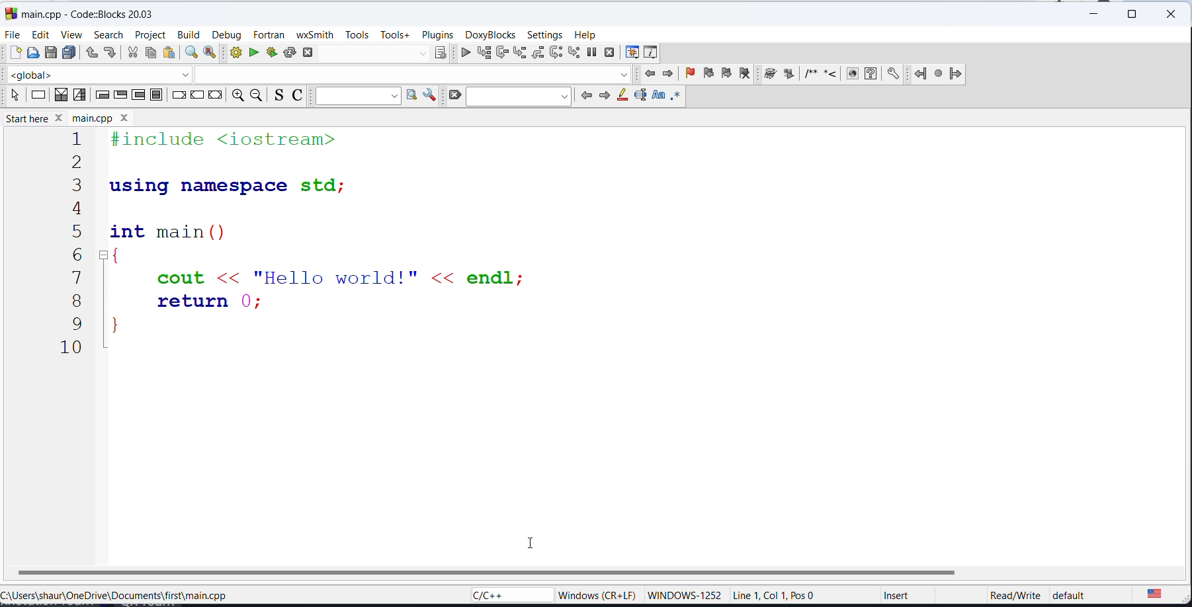 Image resolution: width=1192 pixels, height=607 pixels. I want to click on next jump, so click(937, 74).